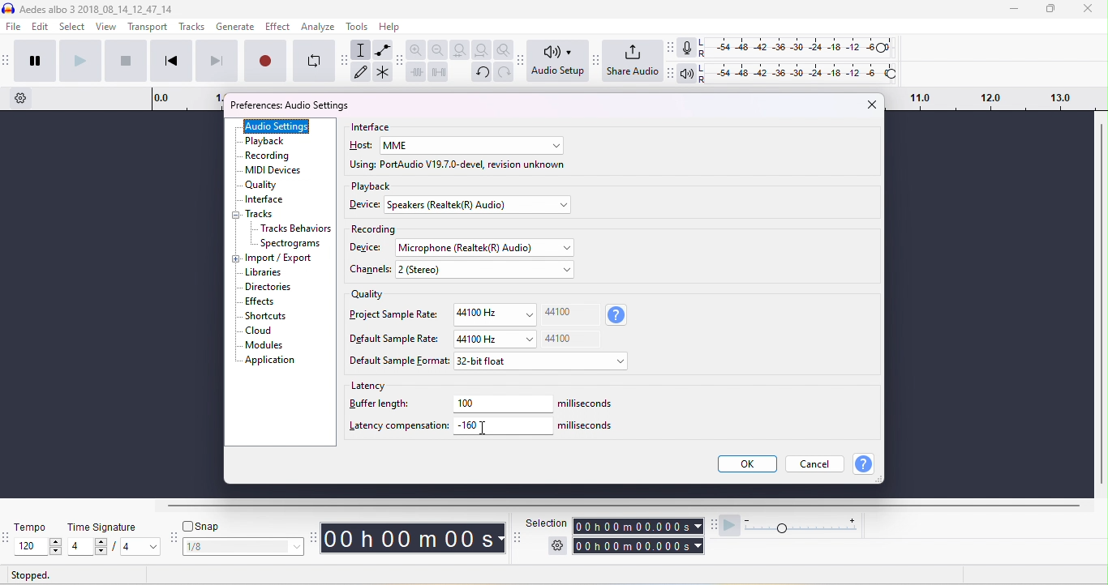 Image resolution: width=1108 pixels, height=585 pixels. Describe the element at coordinates (703, 42) in the screenshot. I see `L` at that location.